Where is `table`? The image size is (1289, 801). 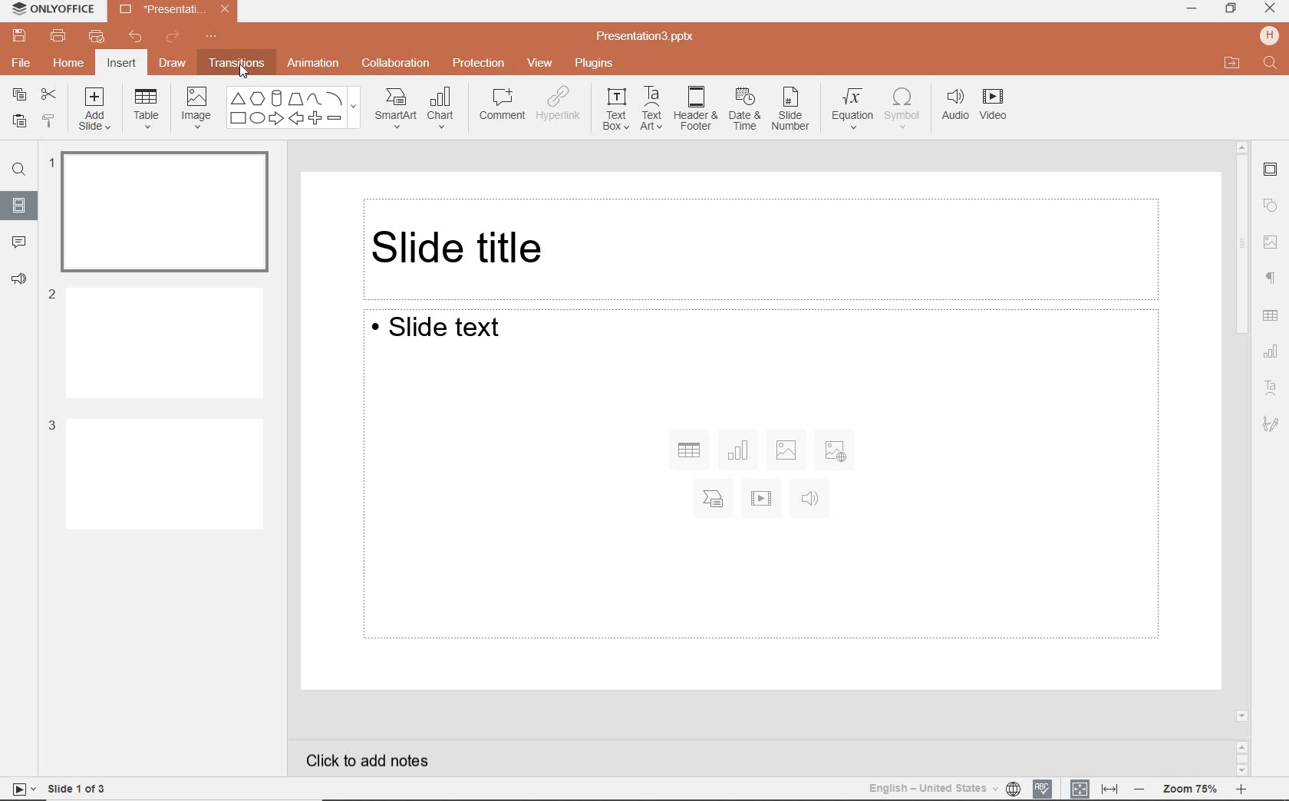 table is located at coordinates (145, 110).